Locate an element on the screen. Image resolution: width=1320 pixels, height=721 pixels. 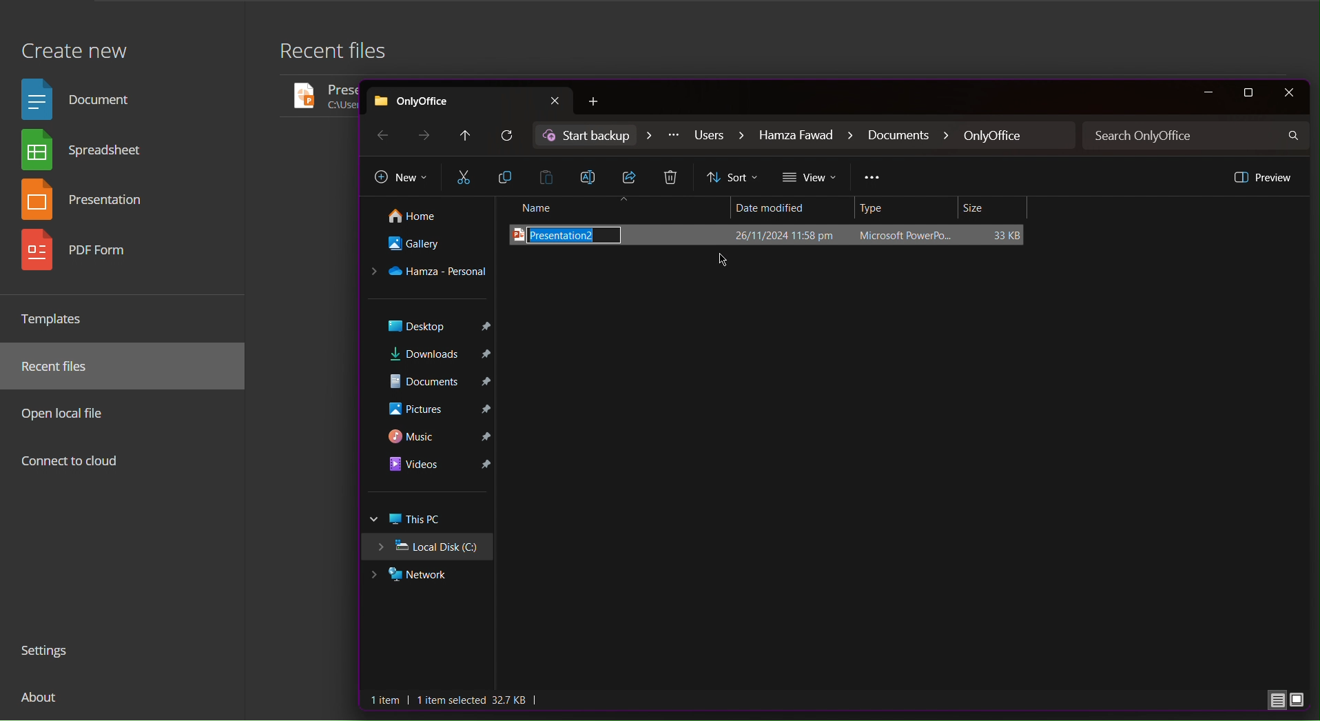
Paste is located at coordinates (550, 176).